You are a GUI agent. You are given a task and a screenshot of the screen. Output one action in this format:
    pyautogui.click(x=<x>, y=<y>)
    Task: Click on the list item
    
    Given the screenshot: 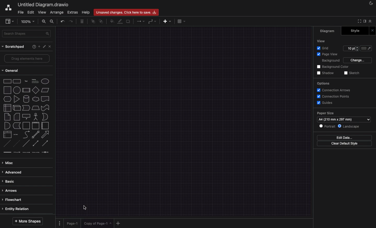 What is the action you would take?
    pyautogui.click(x=15, y=134)
    